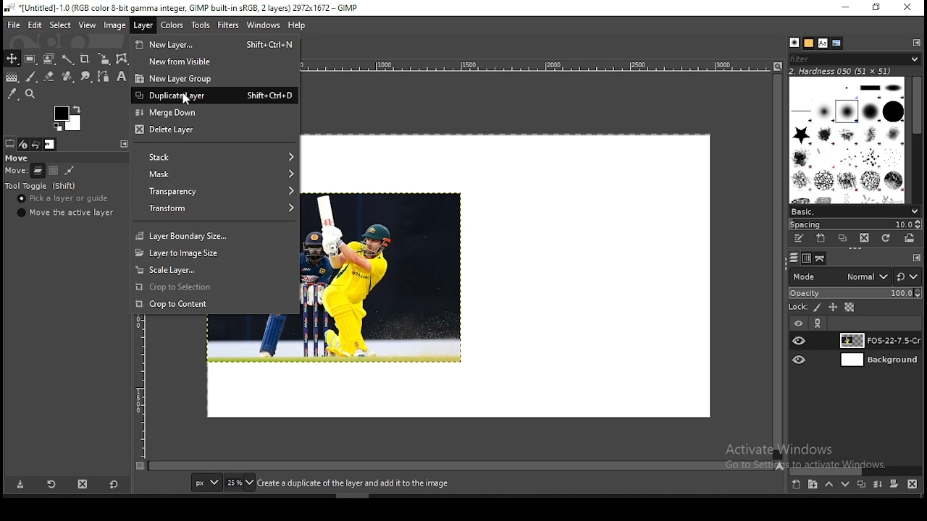 Image resolution: width=927 pixels, height=521 pixels. What do you see at coordinates (821, 258) in the screenshot?
I see `paths` at bounding box center [821, 258].